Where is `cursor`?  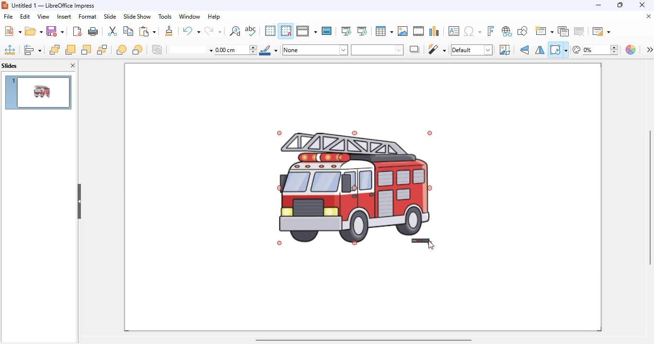
cursor is located at coordinates (431, 246).